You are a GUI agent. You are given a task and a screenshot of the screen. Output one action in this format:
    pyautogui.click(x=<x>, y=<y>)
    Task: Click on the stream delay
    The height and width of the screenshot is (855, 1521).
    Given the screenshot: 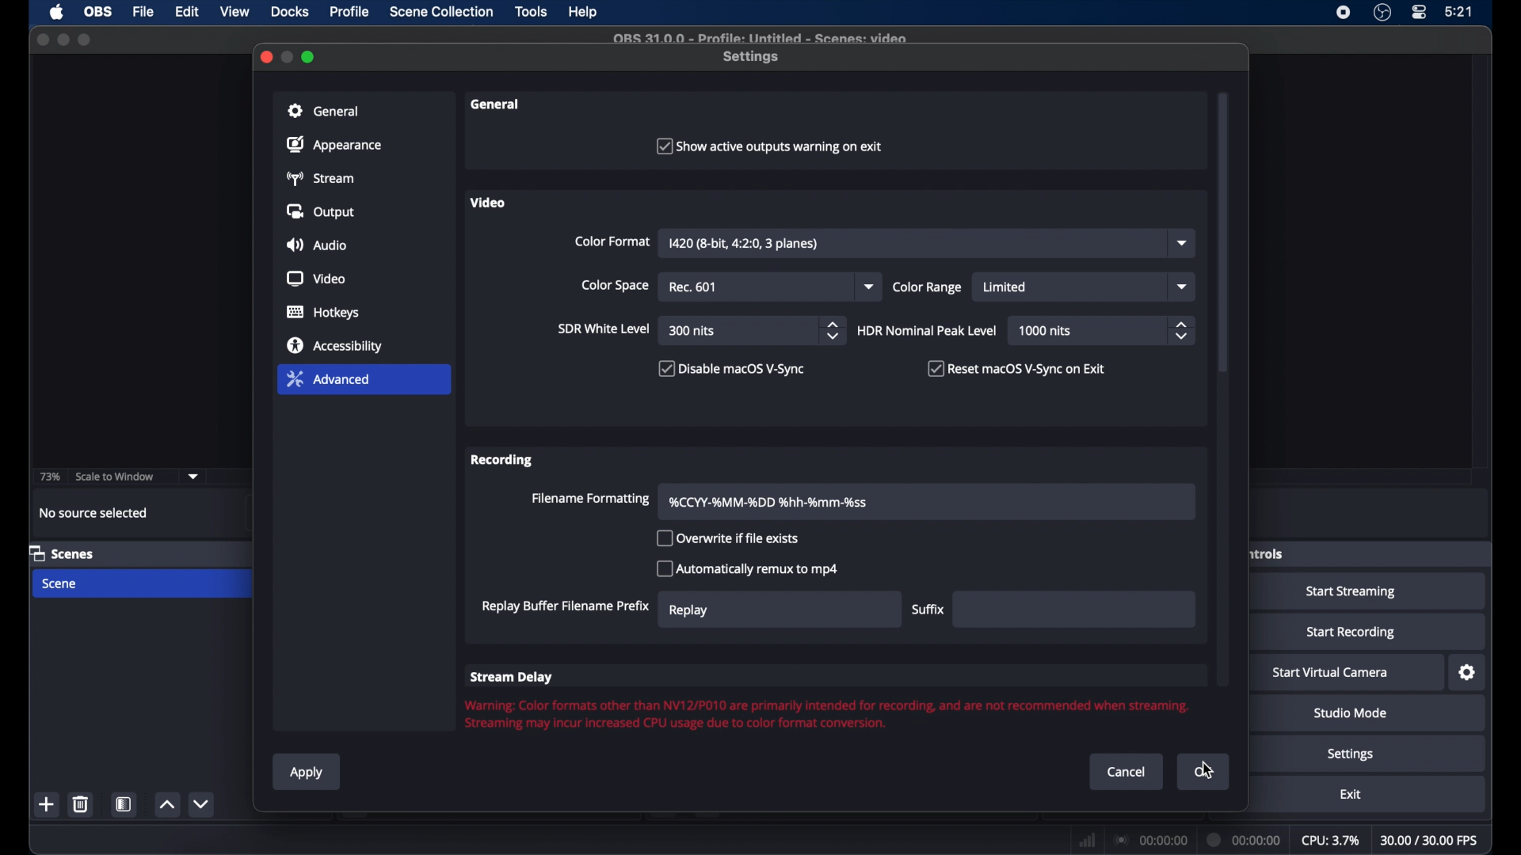 What is the action you would take?
    pyautogui.click(x=512, y=678)
    